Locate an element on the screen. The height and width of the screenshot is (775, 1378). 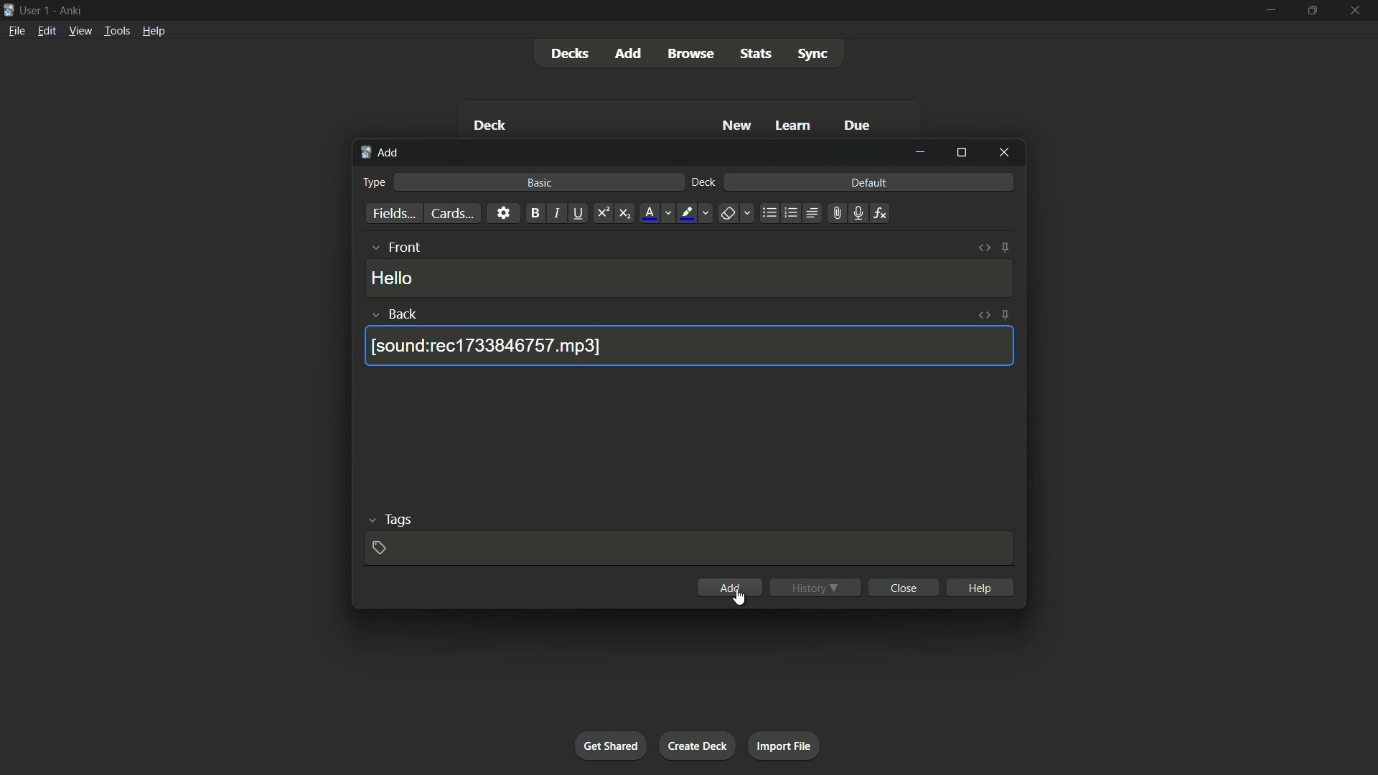
due is located at coordinates (859, 124).